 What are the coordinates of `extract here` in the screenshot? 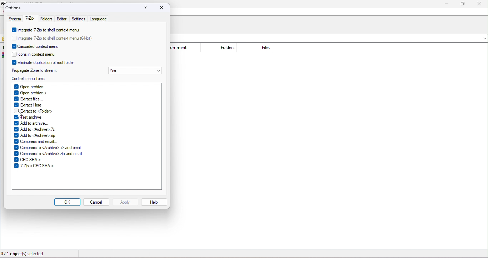 It's located at (31, 105).